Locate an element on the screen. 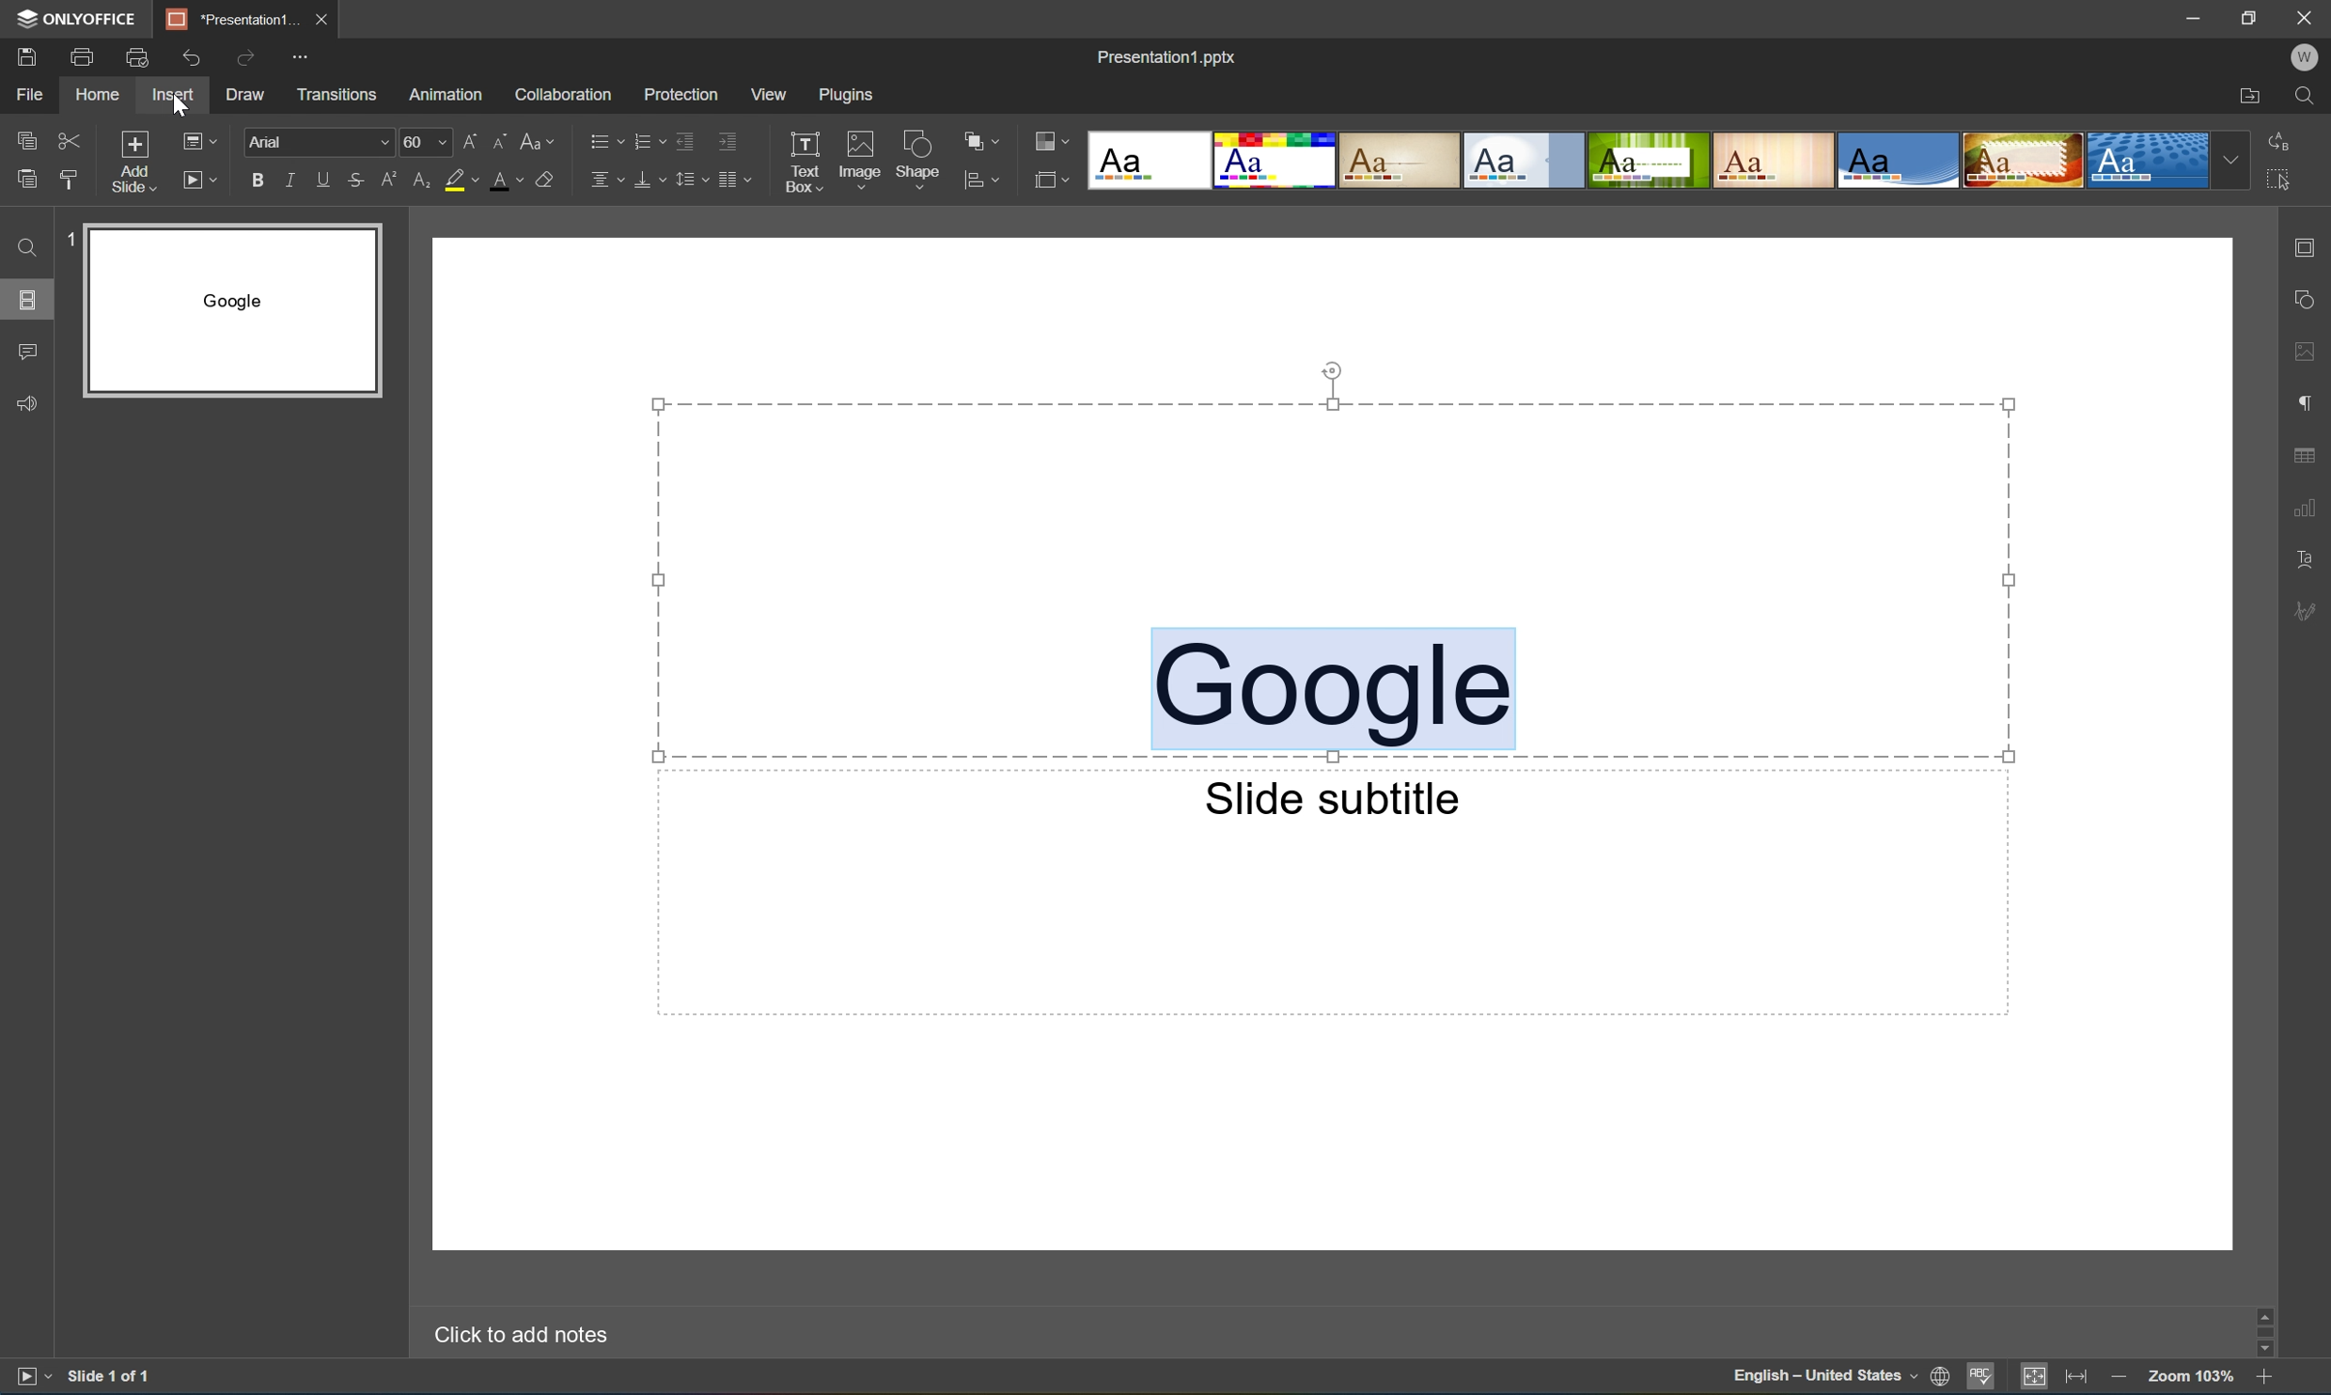  Fit to slide is located at coordinates (2040, 1376).